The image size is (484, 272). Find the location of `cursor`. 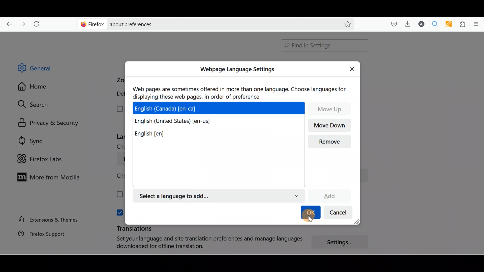

cursor is located at coordinates (311, 214).